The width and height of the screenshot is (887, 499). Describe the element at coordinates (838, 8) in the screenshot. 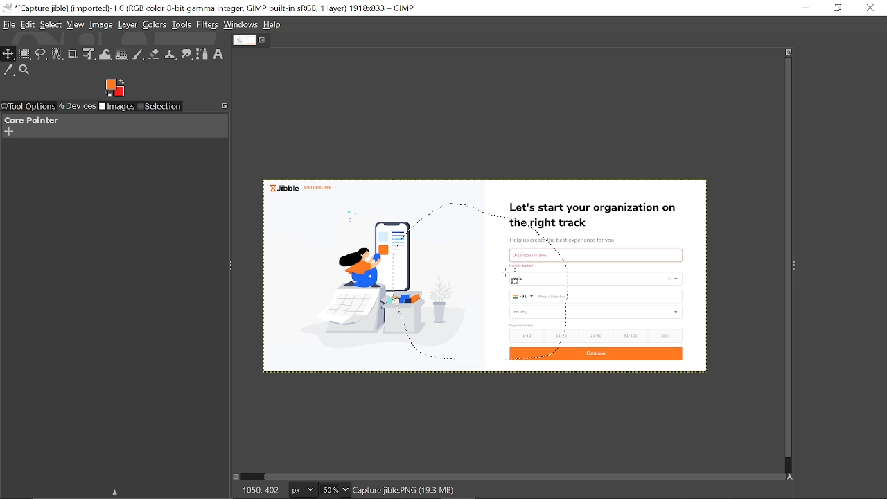

I see `Restore down` at that location.